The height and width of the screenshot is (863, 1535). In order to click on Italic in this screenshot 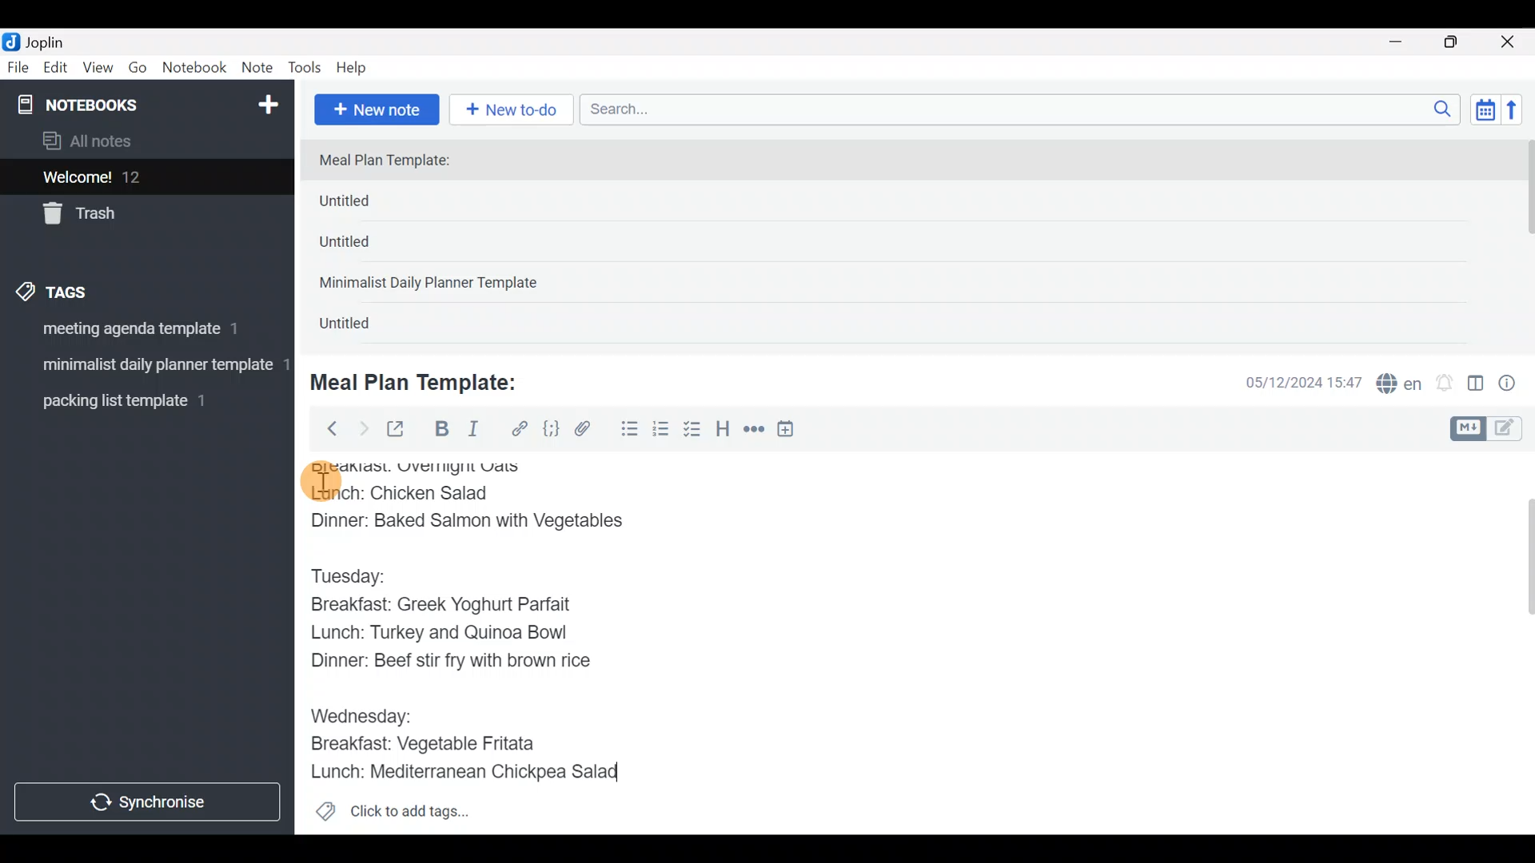, I will do `click(472, 432)`.